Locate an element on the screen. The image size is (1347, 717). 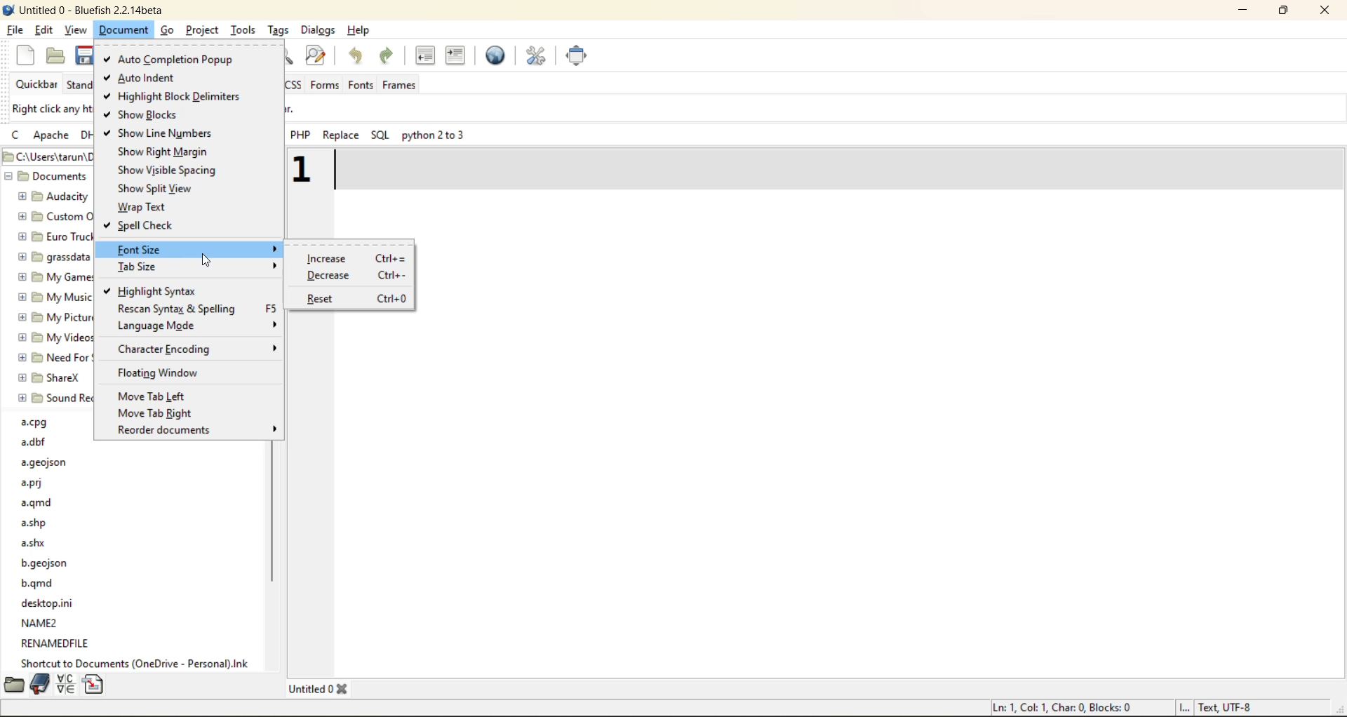
rescan syntax and spelling is located at coordinates (195, 309).